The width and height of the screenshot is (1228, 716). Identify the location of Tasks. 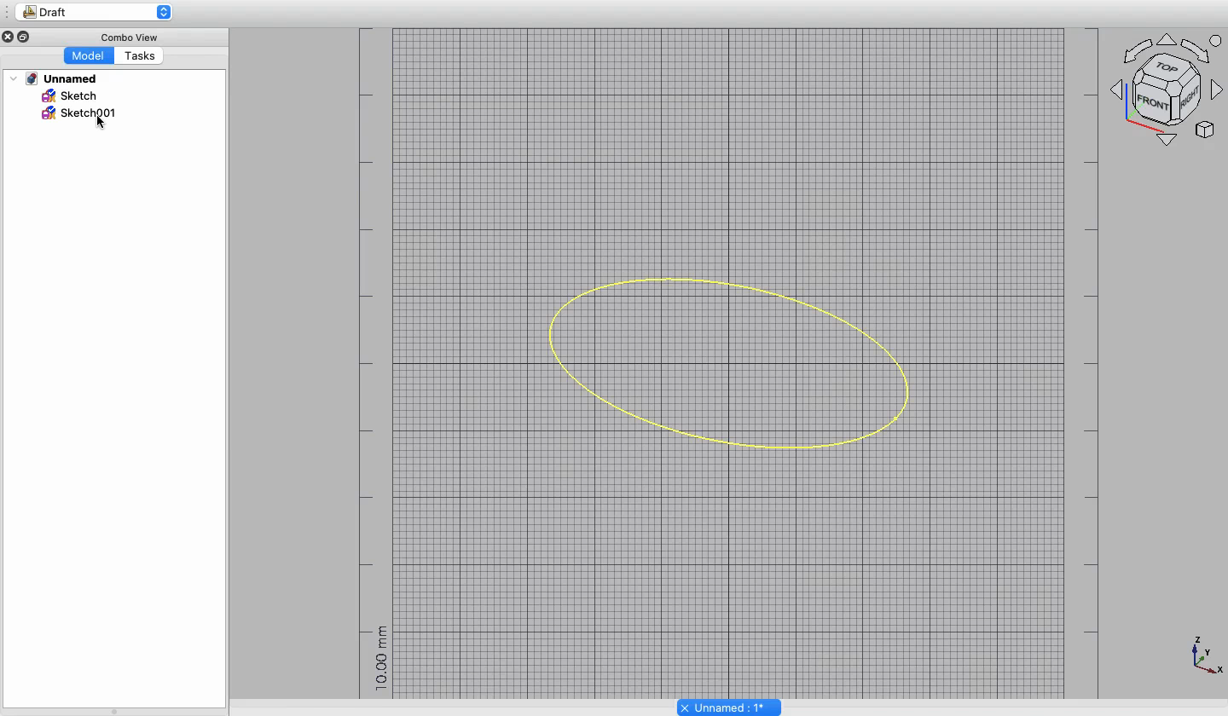
(140, 55).